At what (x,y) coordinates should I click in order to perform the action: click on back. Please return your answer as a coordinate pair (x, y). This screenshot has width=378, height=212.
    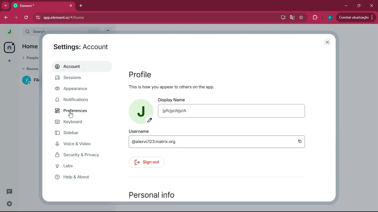
    Looking at the image, I should click on (5, 18).